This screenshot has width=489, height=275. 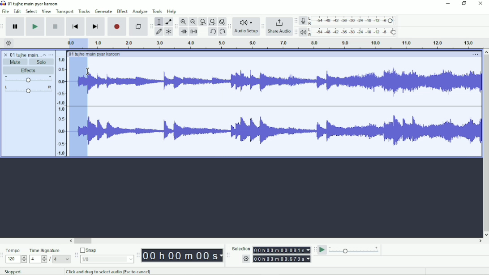 I want to click on cancel logo, so click(x=6, y=55).